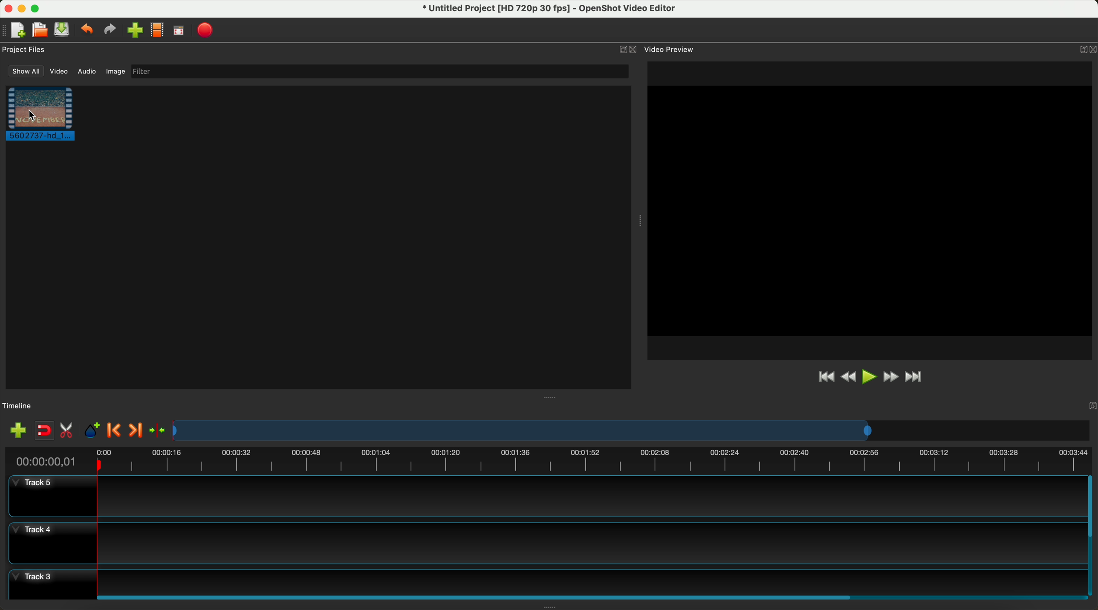  Describe the element at coordinates (1091, 534) in the screenshot. I see `scrollbar` at that location.